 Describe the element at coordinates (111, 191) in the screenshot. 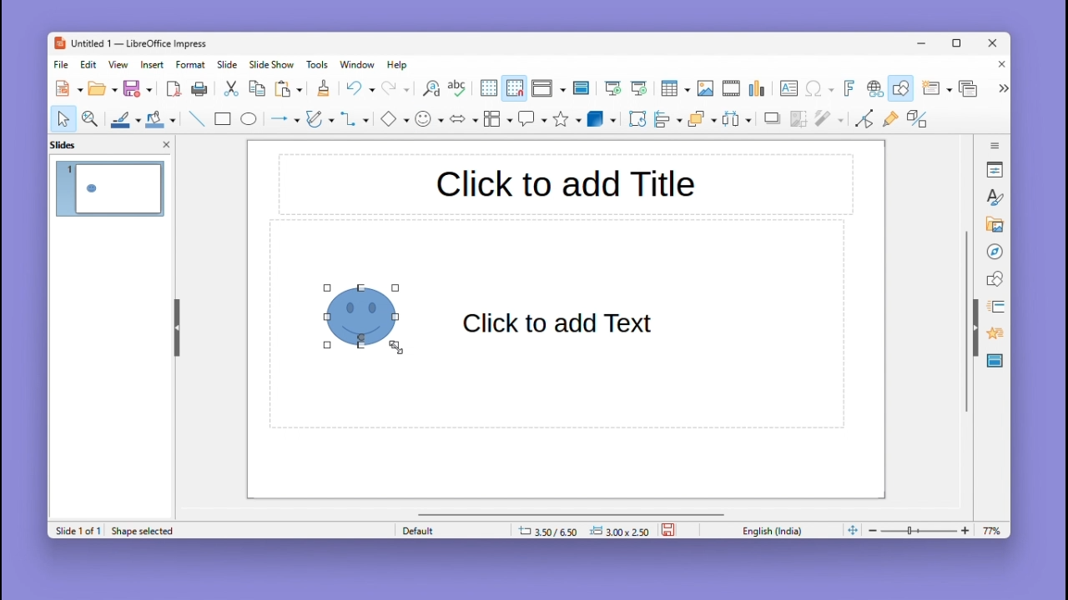

I see `current slide` at that location.